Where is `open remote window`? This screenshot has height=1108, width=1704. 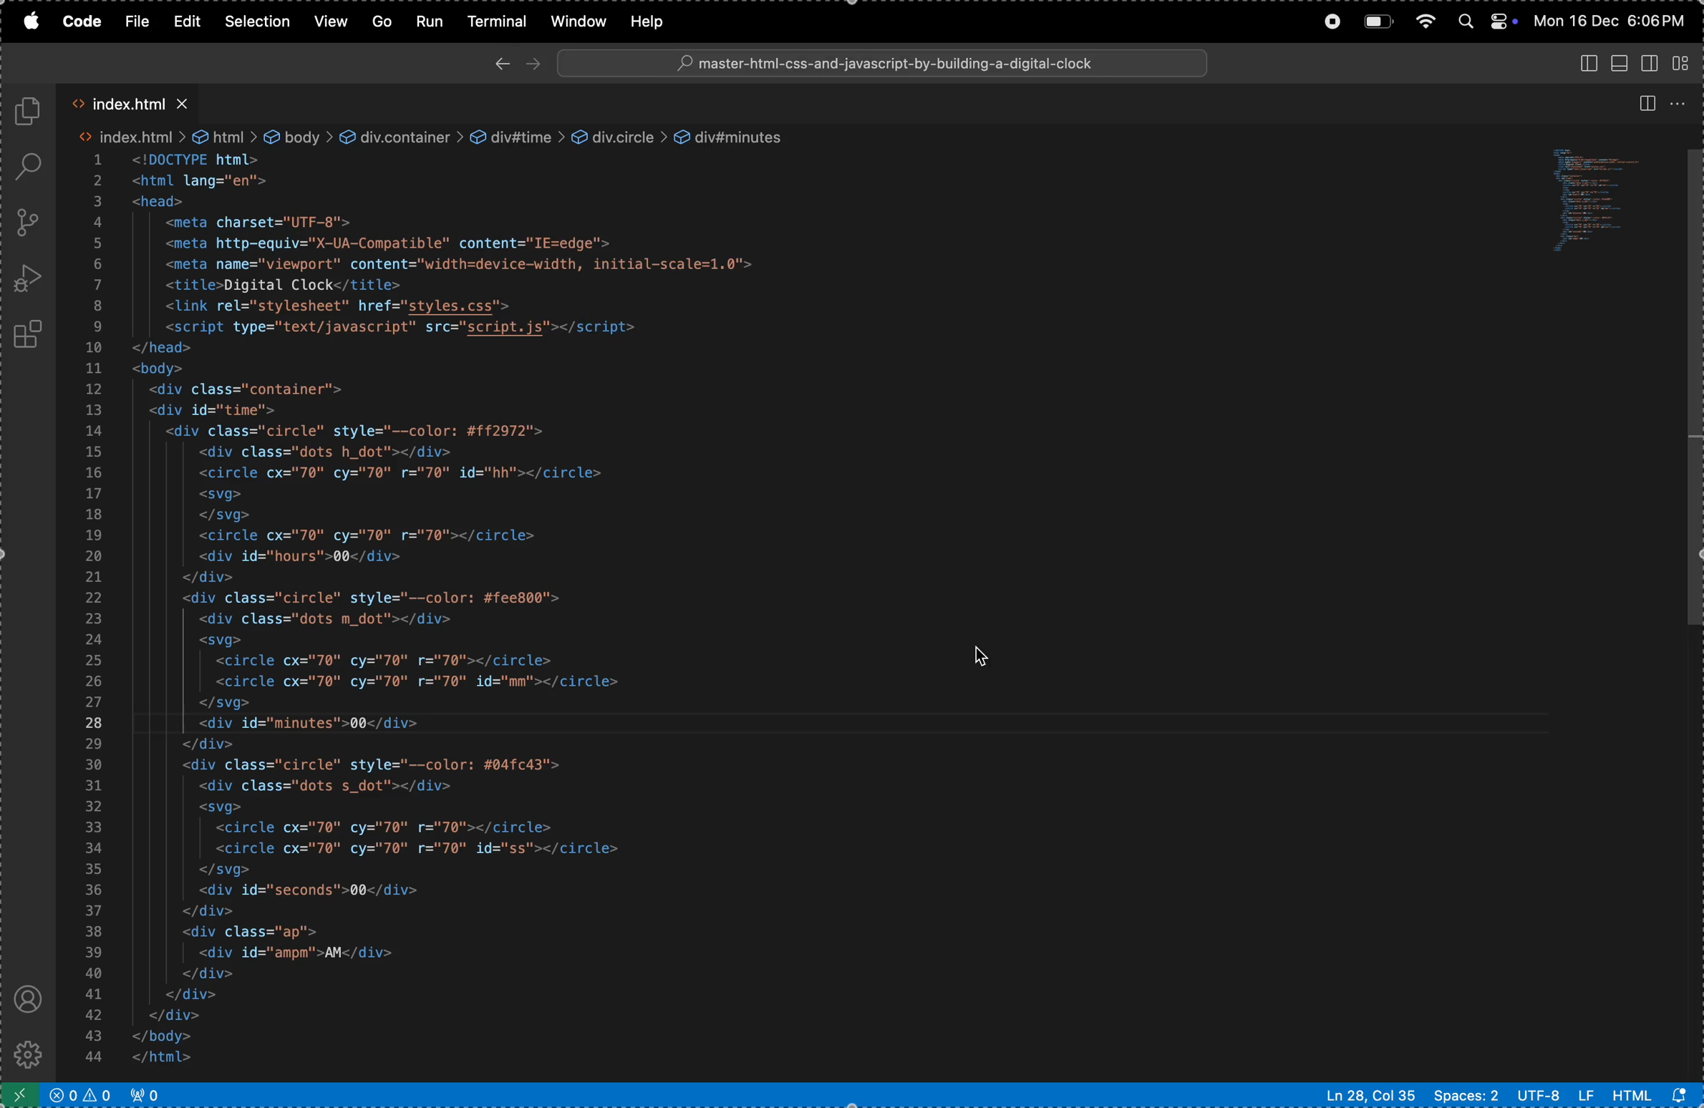
open remote window is located at coordinates (17, 1094).